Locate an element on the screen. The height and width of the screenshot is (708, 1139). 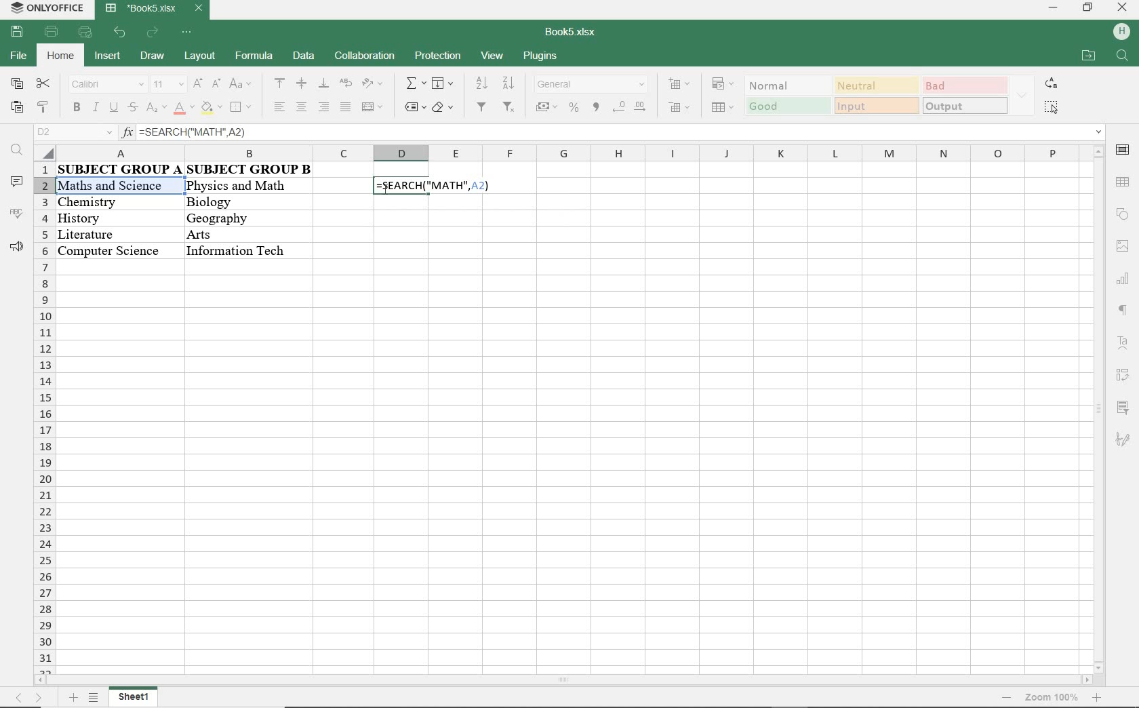
merge & center is located at coordinates (372, 109).